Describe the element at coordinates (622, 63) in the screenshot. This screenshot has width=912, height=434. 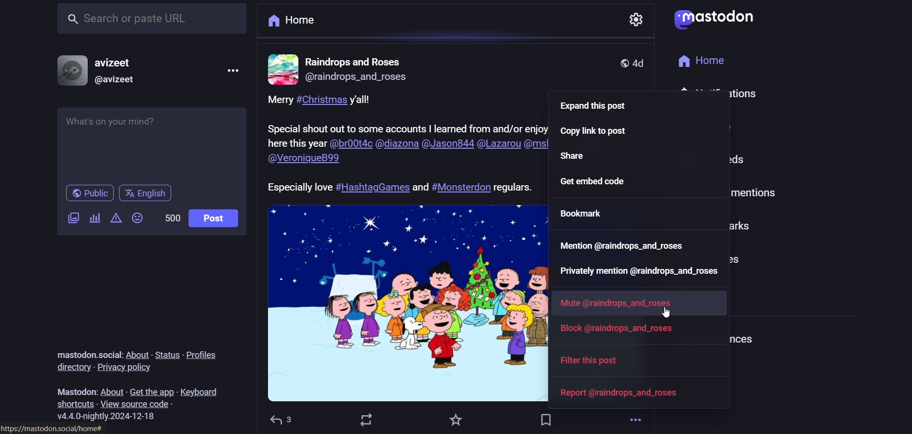
I see `global` at that location.